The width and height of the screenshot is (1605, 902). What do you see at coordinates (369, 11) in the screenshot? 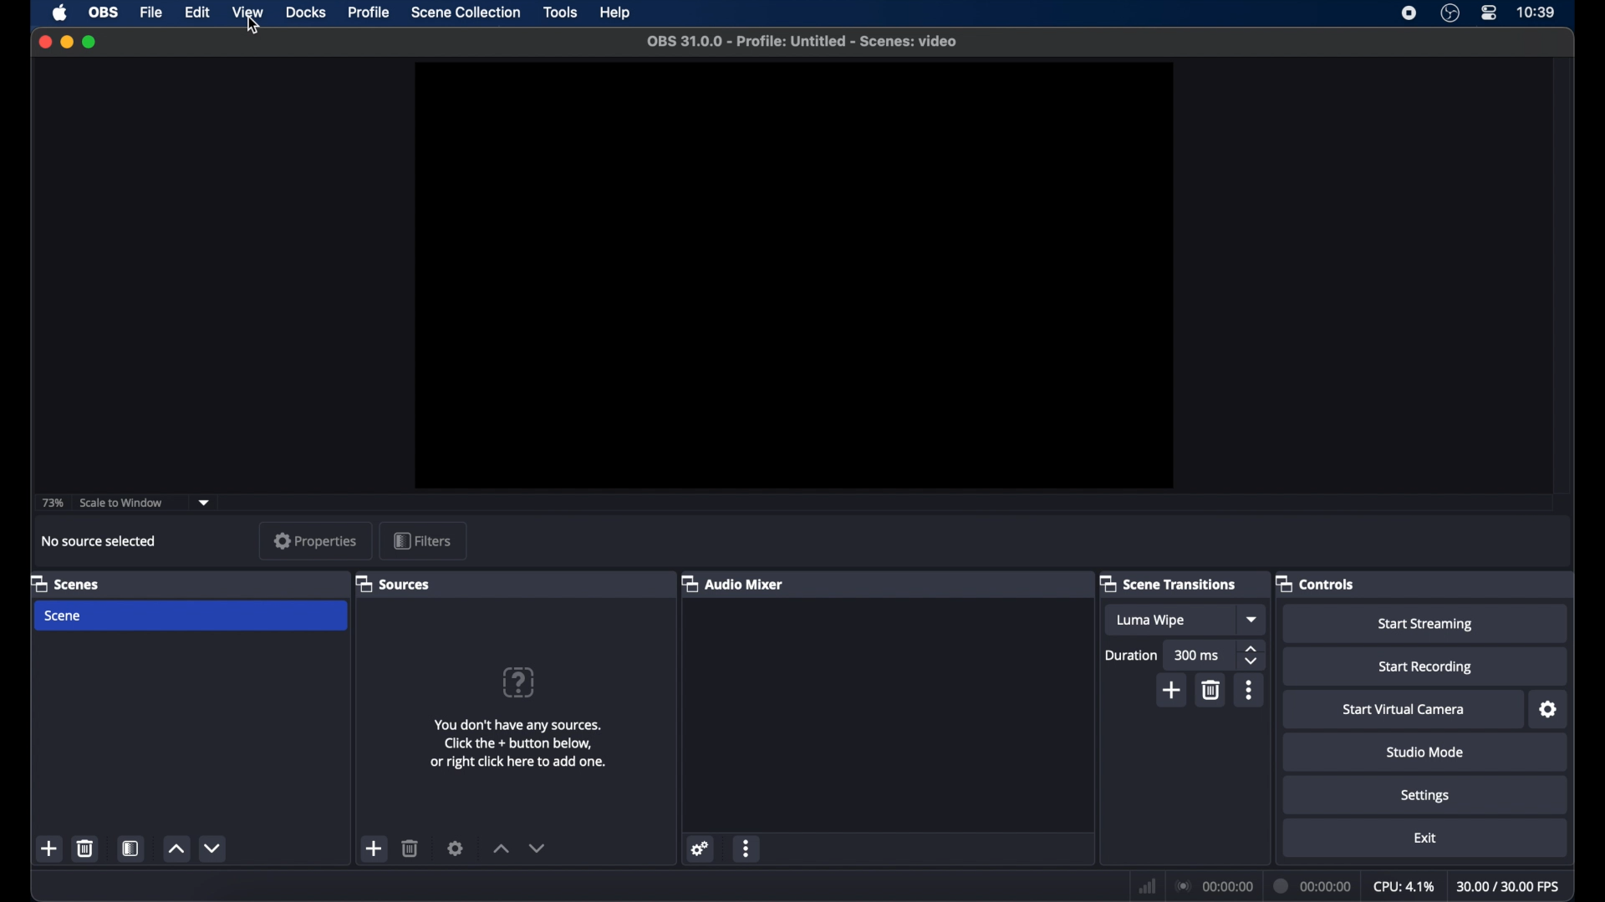
I see `profile` at bounding box center [369, 11].